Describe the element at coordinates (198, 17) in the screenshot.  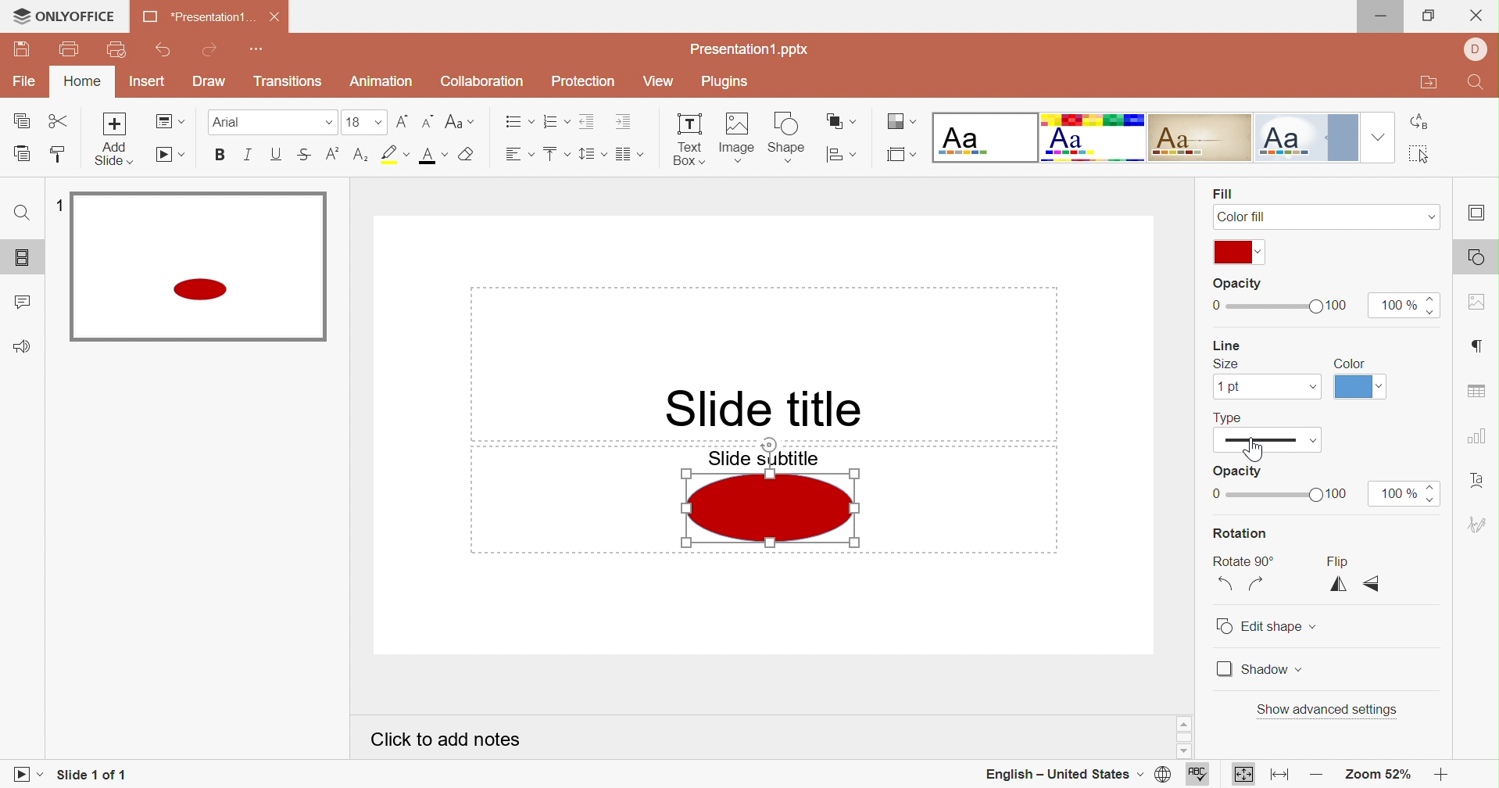
I see `*Presentation1 ...` at that location.